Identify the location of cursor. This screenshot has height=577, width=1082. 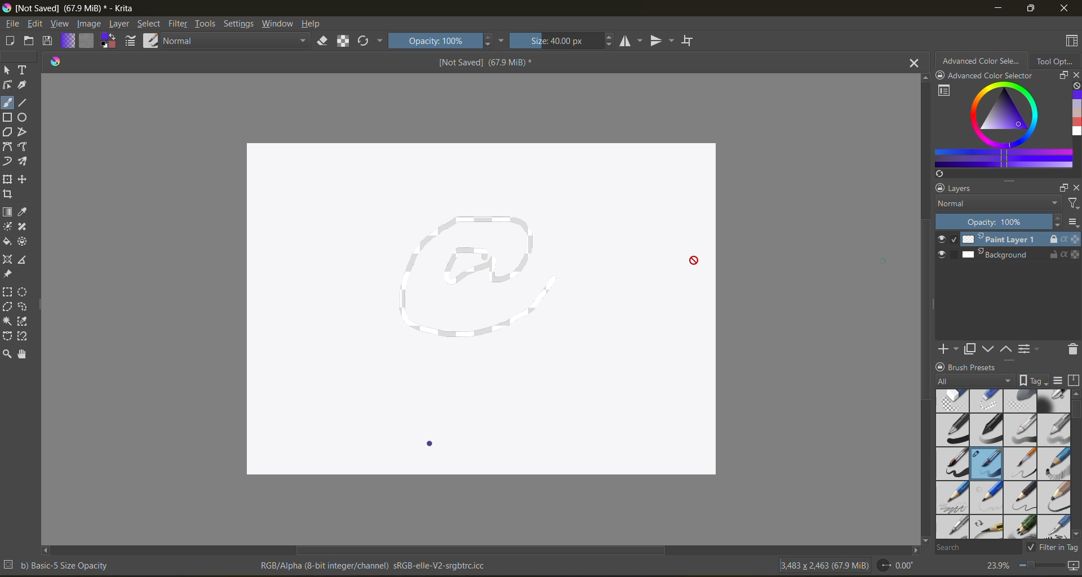
(697, 260).